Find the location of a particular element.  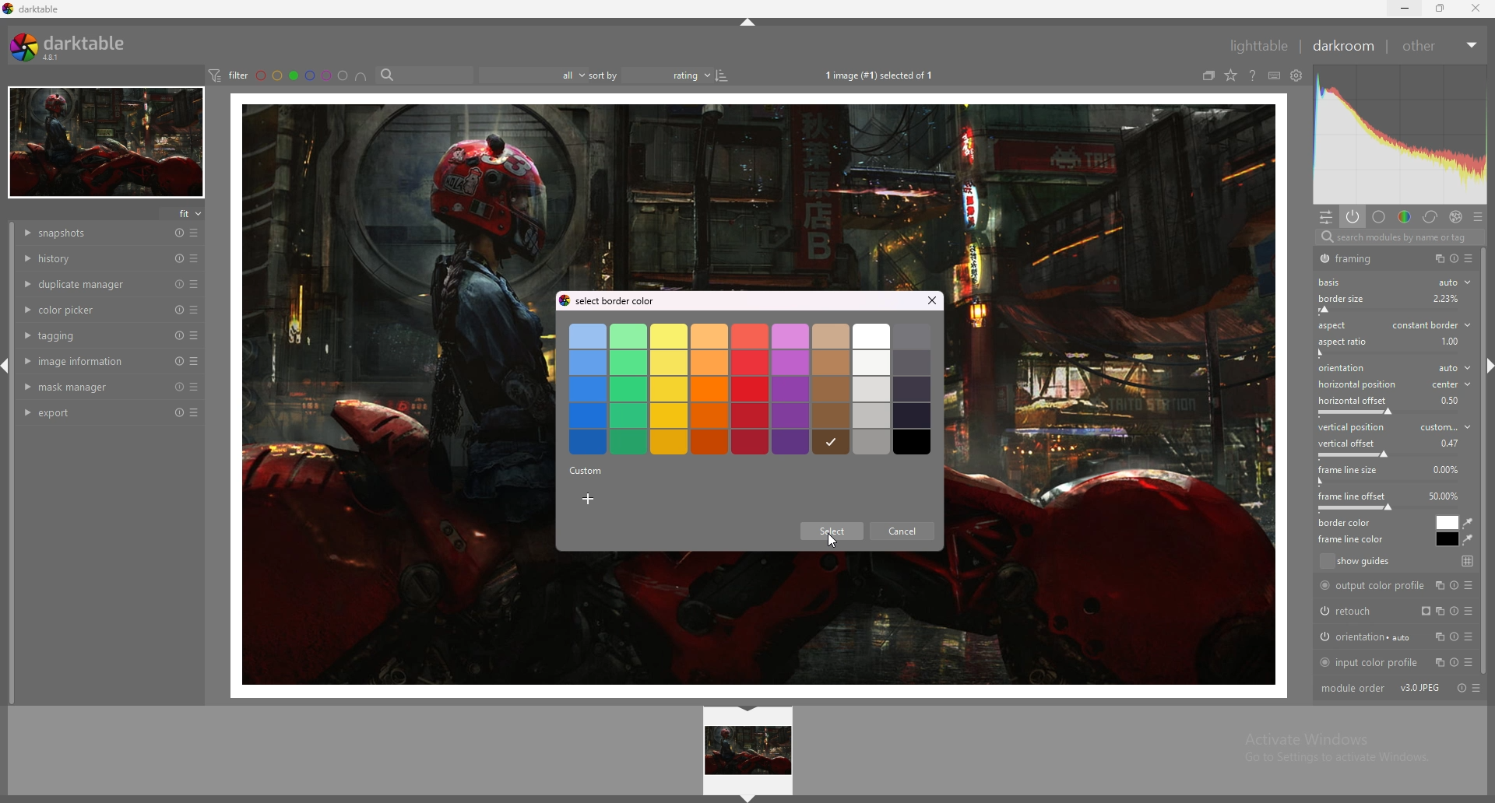

presets is located at coordinates (194, 413).